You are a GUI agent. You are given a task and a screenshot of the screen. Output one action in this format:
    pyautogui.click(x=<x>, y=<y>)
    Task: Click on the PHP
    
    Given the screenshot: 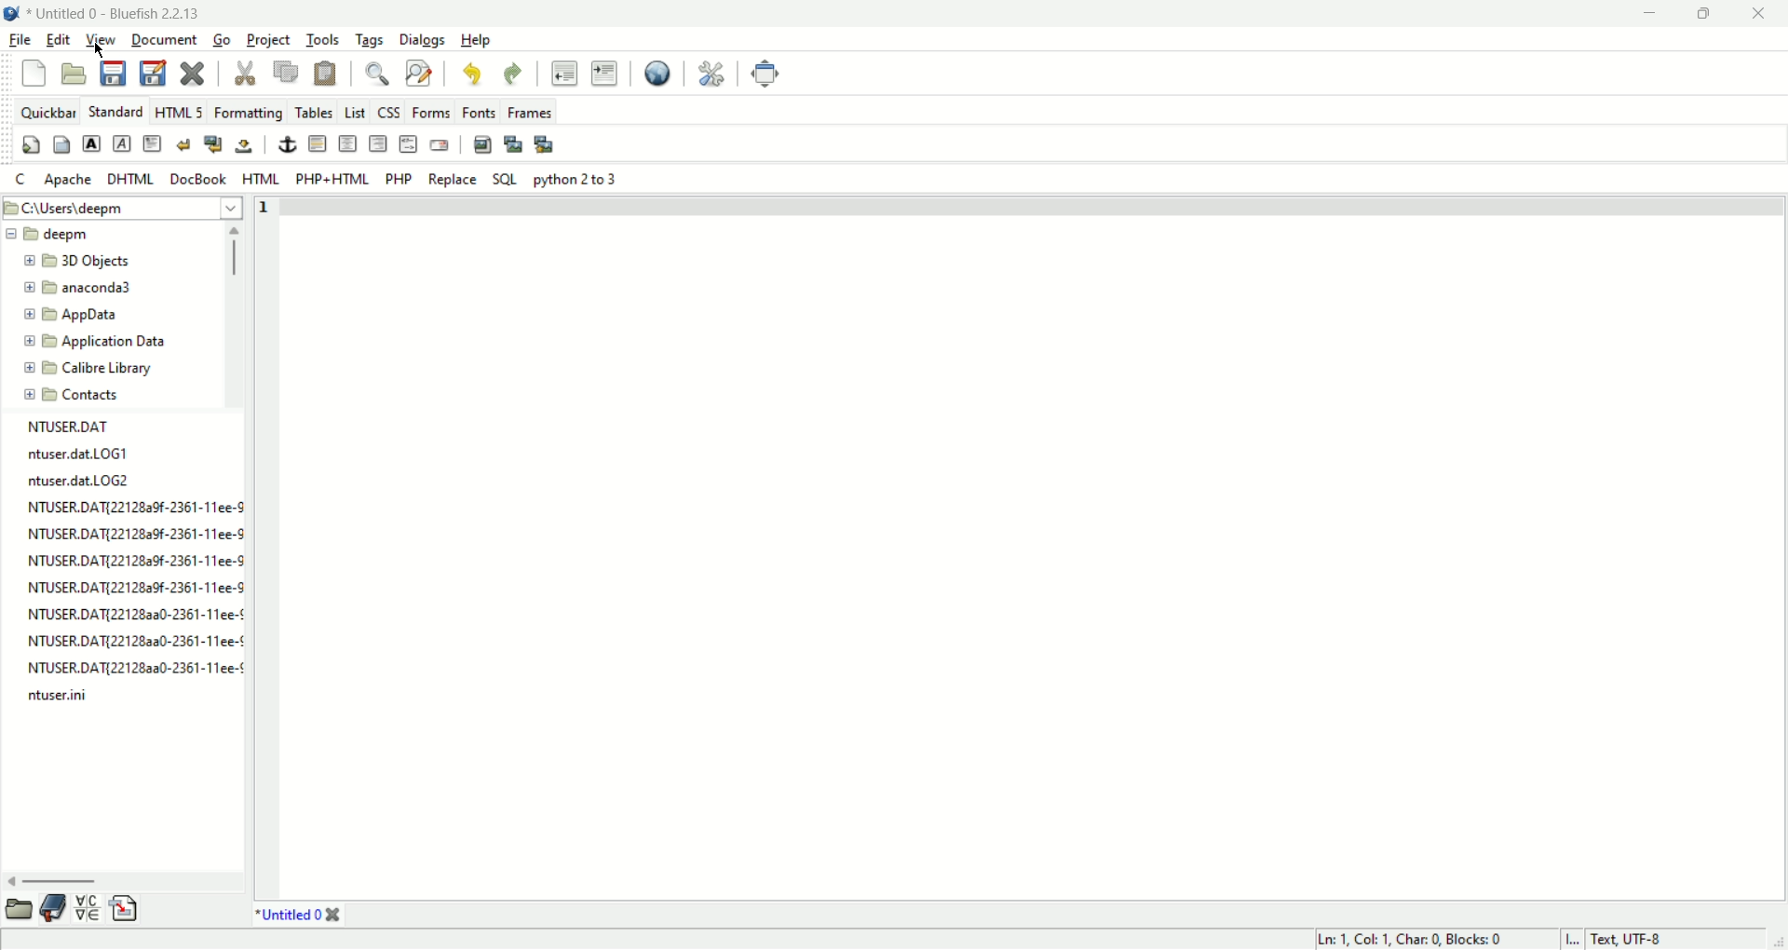 What is the action you would take?
    pyautogui.click(x=399, y=180)
    